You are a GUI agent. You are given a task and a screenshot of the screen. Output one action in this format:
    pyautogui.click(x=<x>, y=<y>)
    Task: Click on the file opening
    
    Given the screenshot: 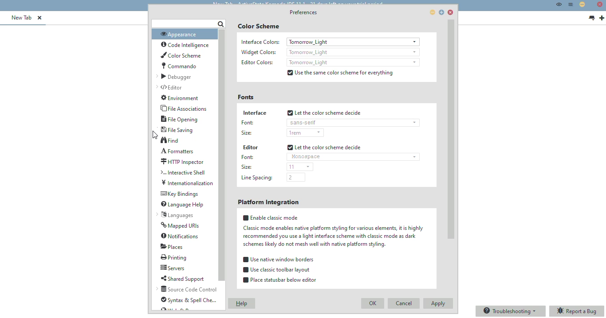 What is the action you would take?
    pyautogui.click(x=179, y=119)
    